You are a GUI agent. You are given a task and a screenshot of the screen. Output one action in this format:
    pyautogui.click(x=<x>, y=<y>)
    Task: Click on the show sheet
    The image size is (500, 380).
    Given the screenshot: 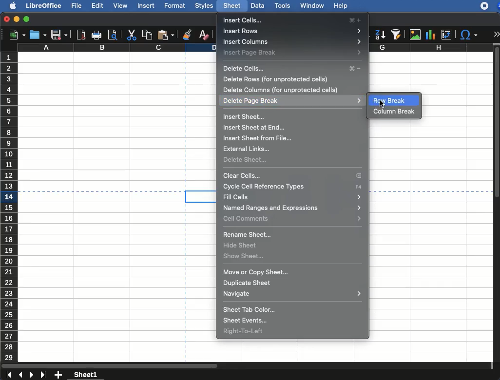 What is the action you would take?
    pyautogui.click(x=244, y=256)
    